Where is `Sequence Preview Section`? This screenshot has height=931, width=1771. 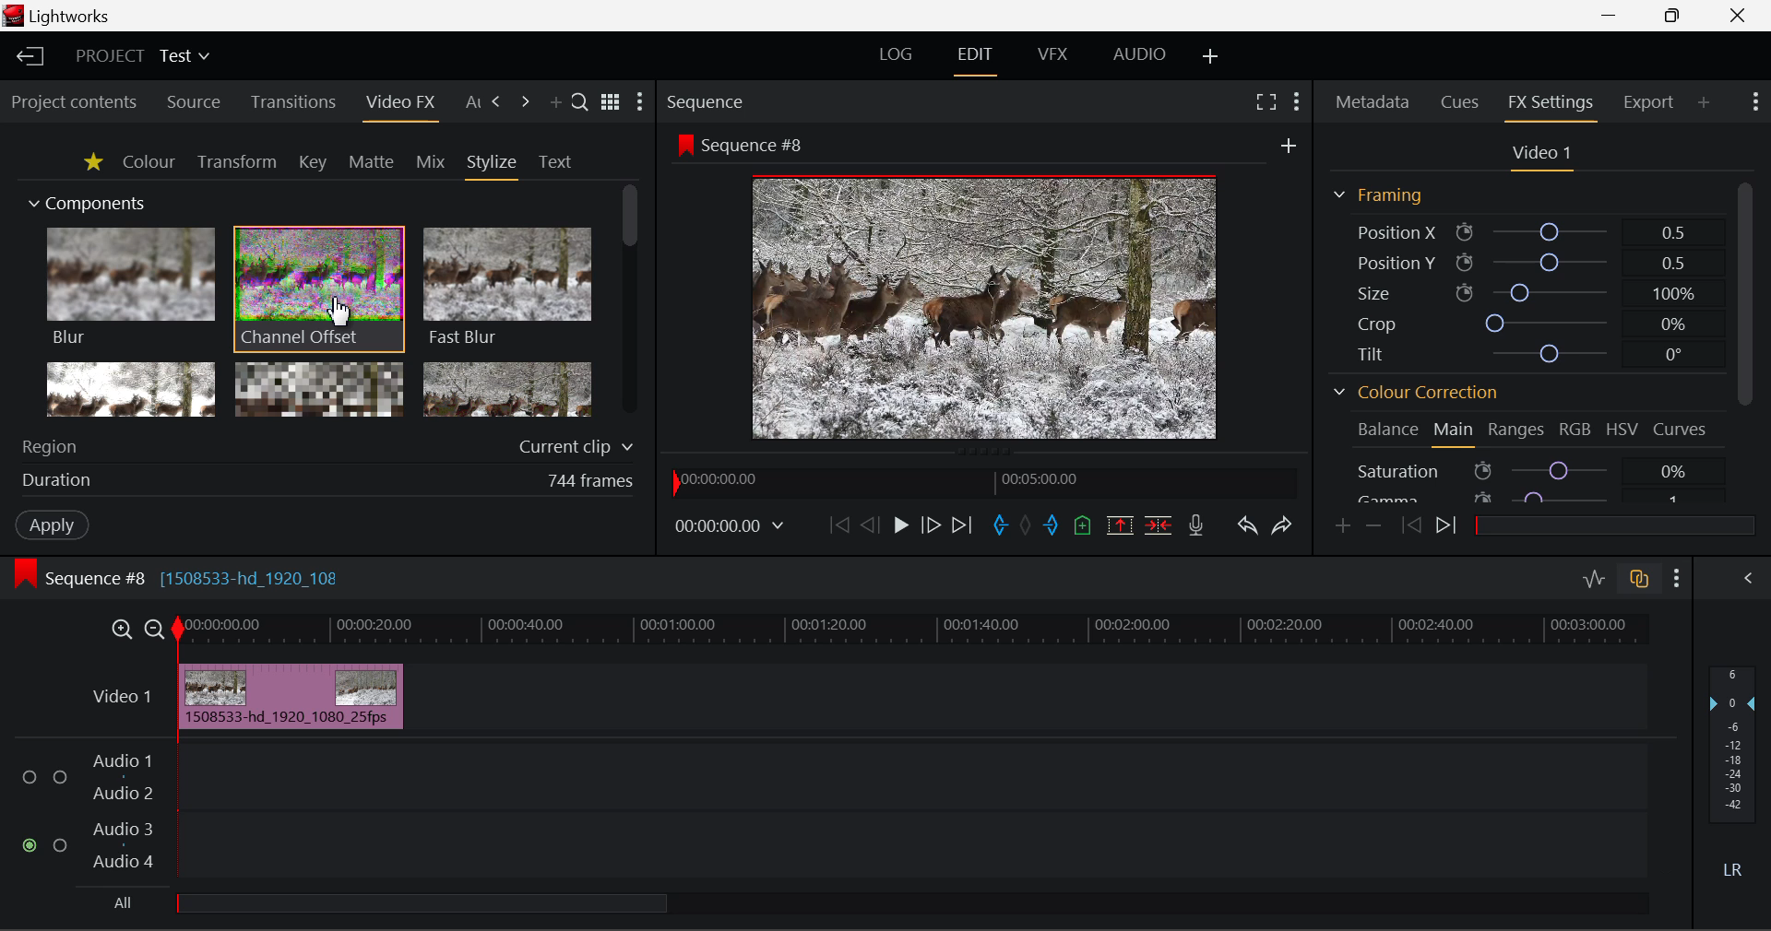
Sequence Preview Section is located at coordinates (707, 100).